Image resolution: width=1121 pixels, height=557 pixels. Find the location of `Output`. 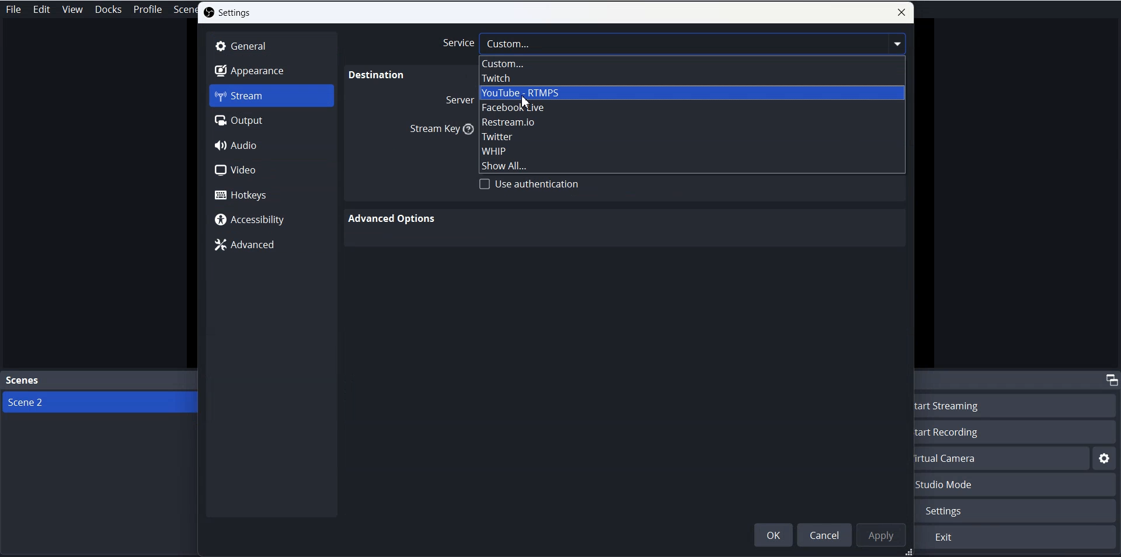

Output is located at coordinates (271, 120).